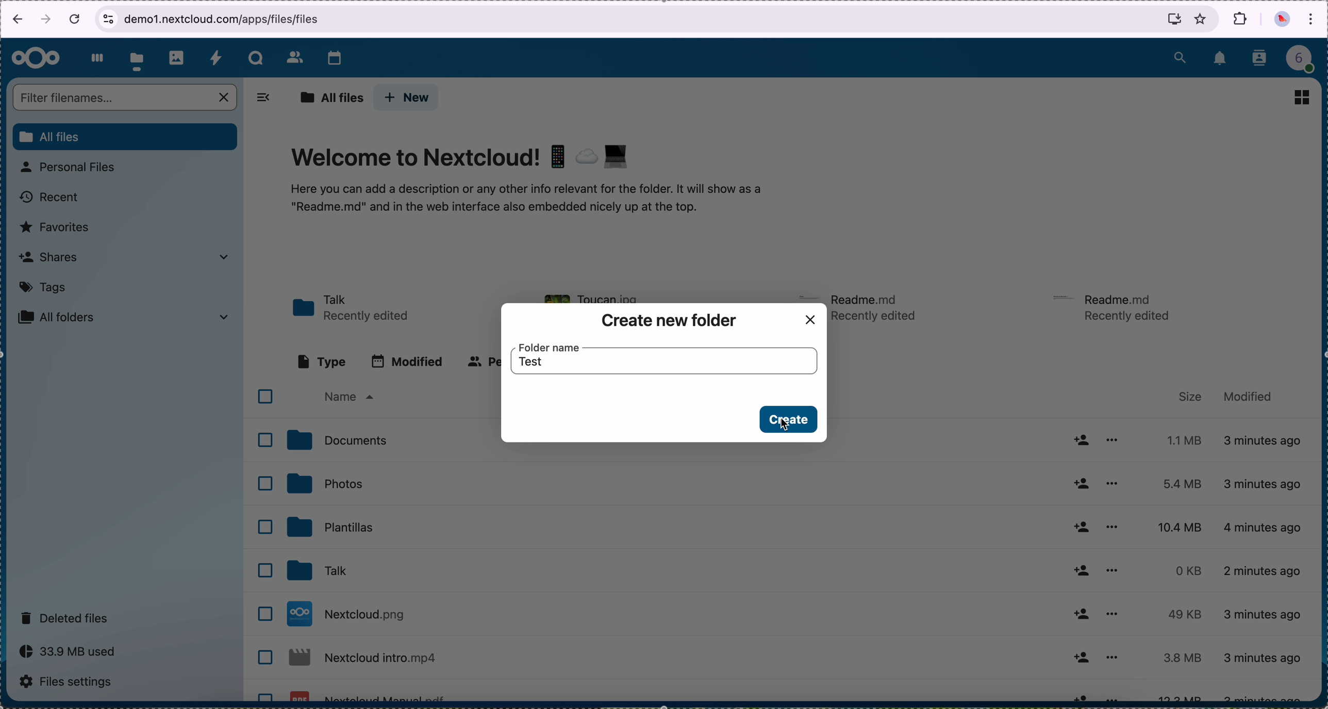 The width and height of the screenshot is (1328, 709). What do you see at coordinates (139, 58) in the screenshot?
I see `click on files button` at bounding box center [139, 58].